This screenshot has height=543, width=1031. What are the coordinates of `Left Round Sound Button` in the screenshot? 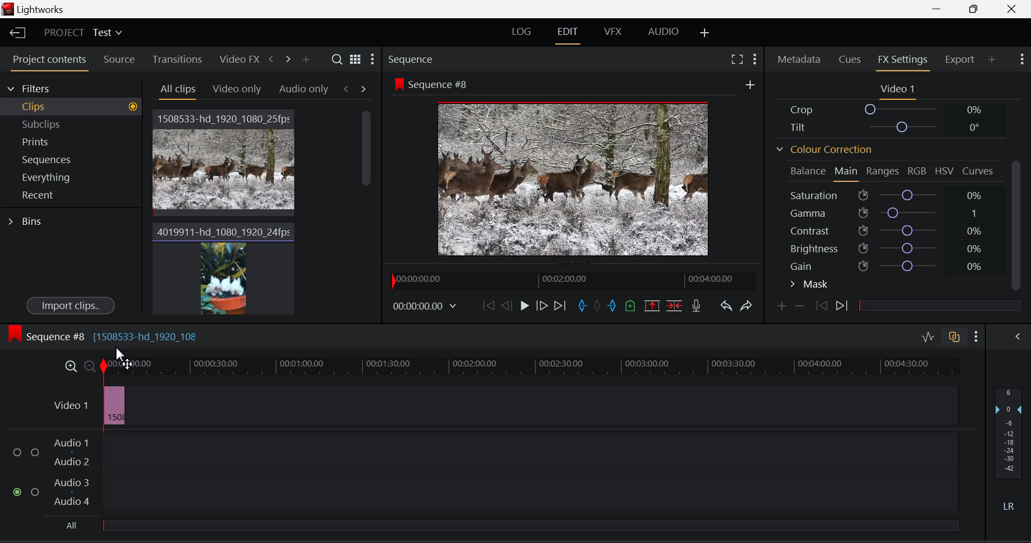 It's located at (1007, 506).